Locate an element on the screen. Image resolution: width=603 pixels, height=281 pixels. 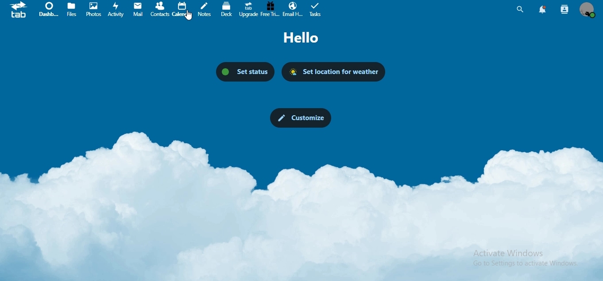
photos is located at coordinates (94, 9).